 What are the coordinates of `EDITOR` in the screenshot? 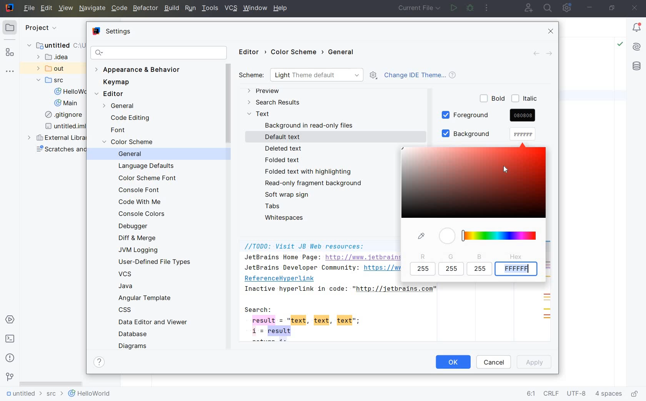 It's located at (251, 52).